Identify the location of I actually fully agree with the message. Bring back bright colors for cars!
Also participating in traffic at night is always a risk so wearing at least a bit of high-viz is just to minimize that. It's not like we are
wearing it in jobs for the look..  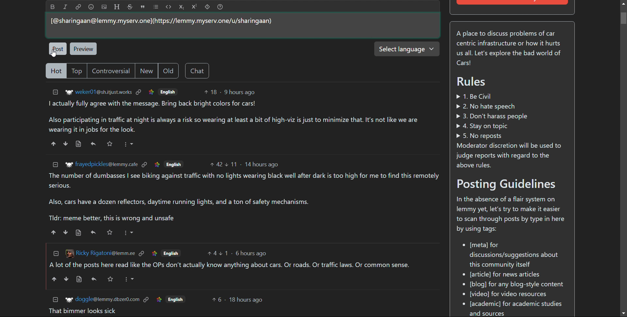
(232, 117).